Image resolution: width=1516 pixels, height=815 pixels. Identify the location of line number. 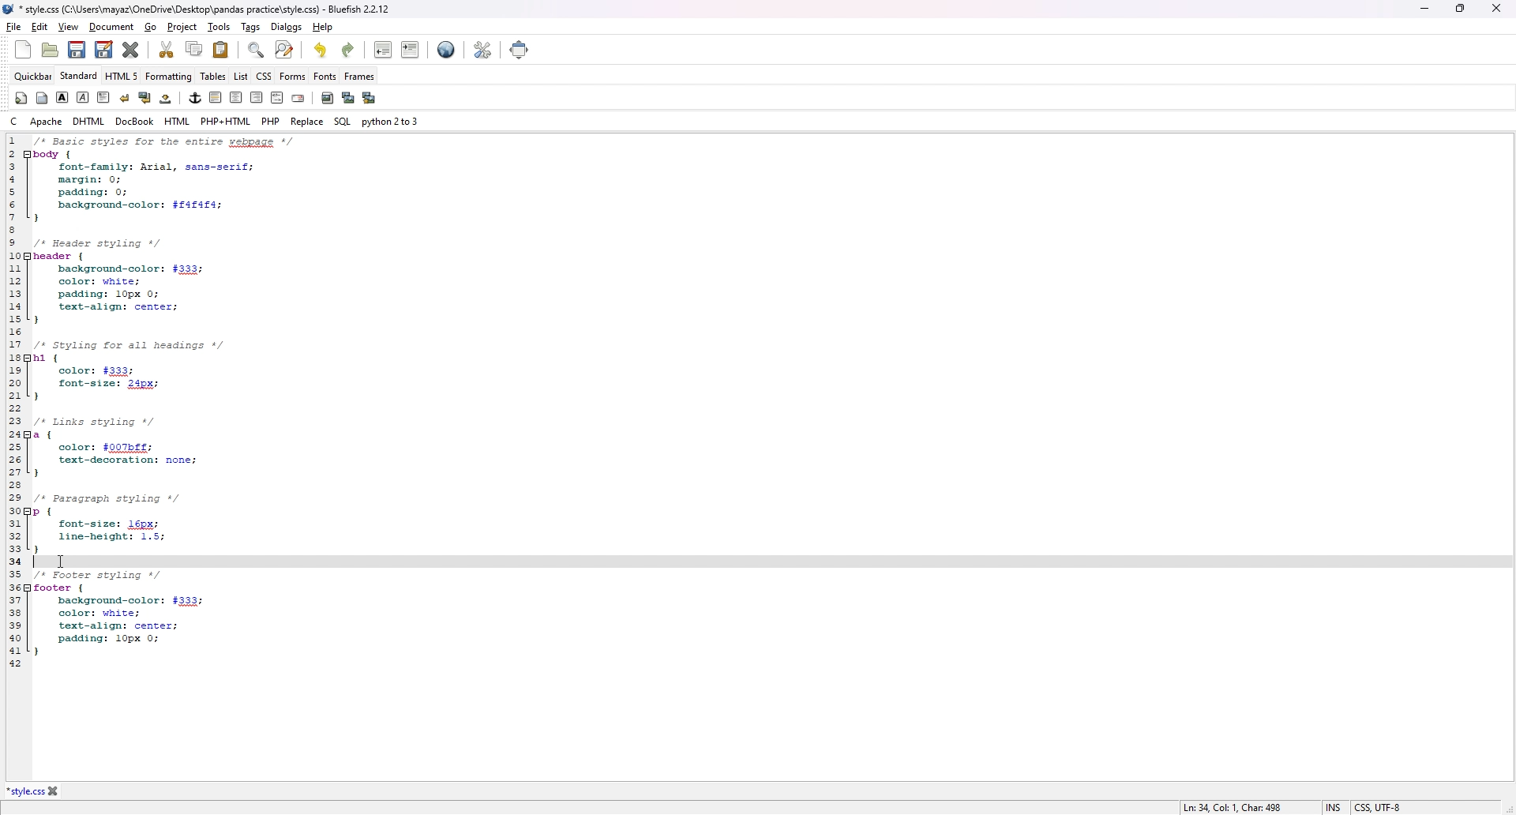
(11, 401).